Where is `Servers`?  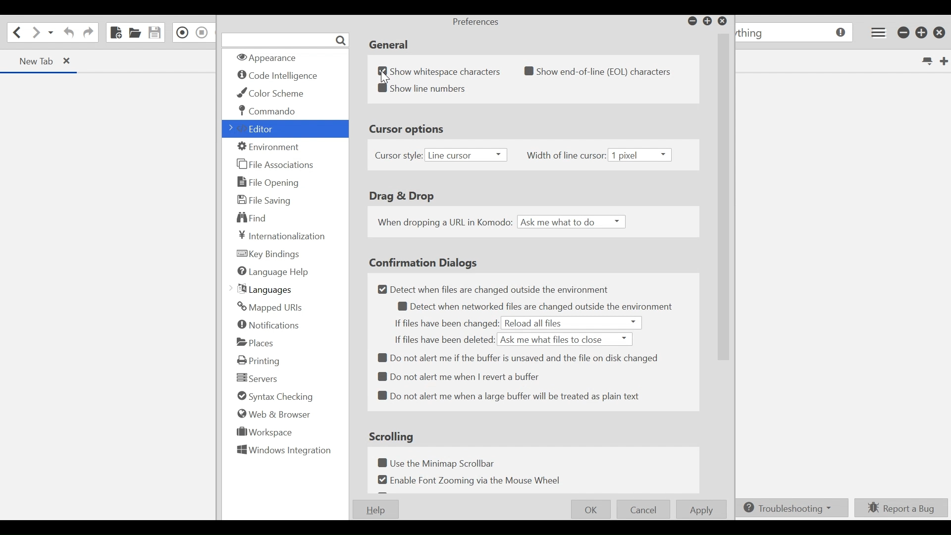 Servers is located at coordinates (255, 377).